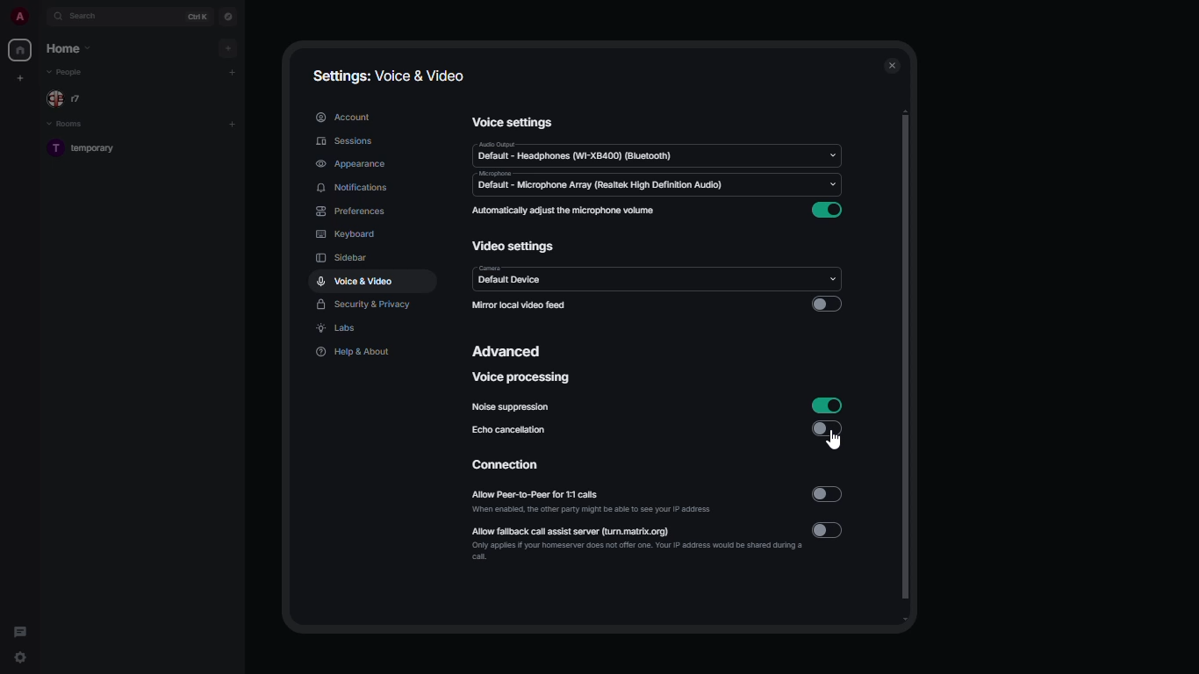 The image size is (1199, 674). I want to click on scroll bar, so click(911, 367).